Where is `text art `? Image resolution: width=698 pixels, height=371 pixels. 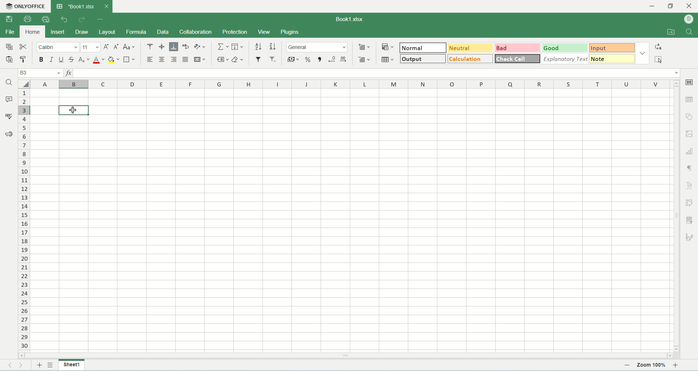 text art  is located at coordinates (688, 185).